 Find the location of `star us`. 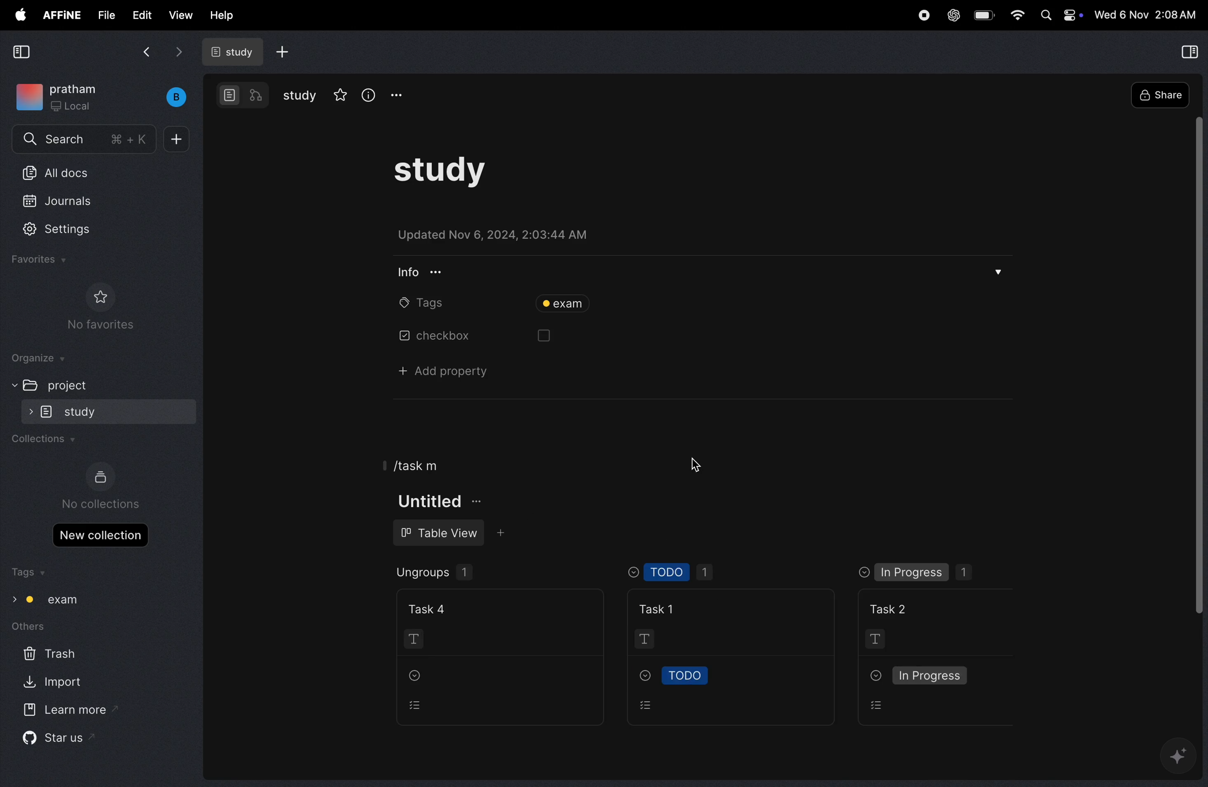

star us is located at coordinates (56, 740).